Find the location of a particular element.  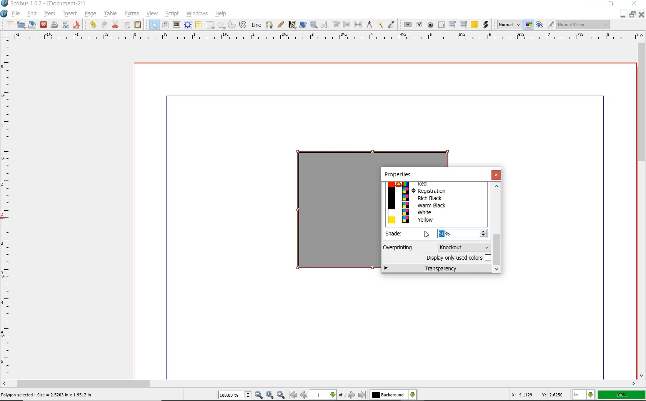

calligraphic line is located at coordinates (292, 25).